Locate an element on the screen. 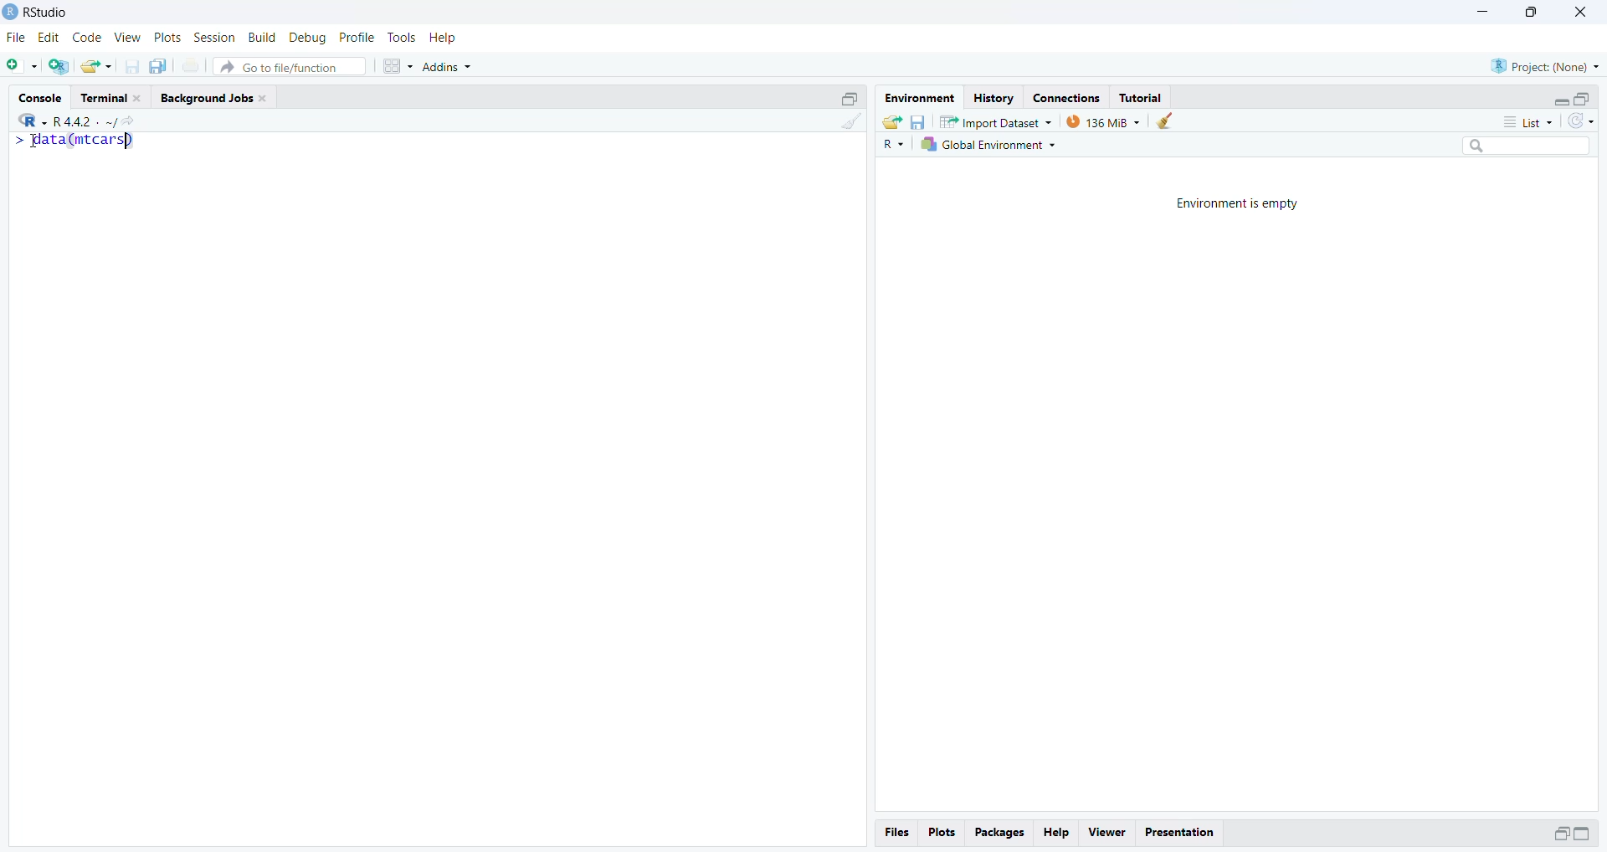 This screenshot has width=1607, height=852. Minimize is located at coordinates (1558, 834).